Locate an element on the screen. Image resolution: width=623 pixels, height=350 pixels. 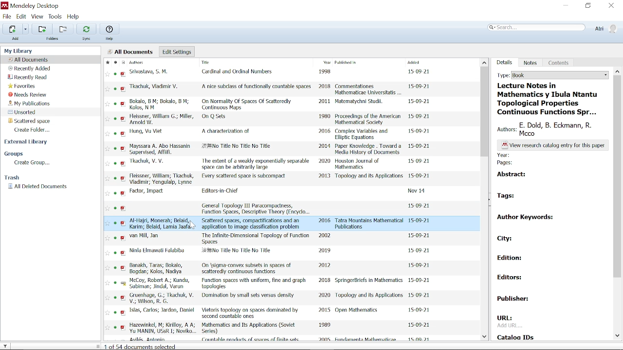
File is located at coordinates (7, 16).